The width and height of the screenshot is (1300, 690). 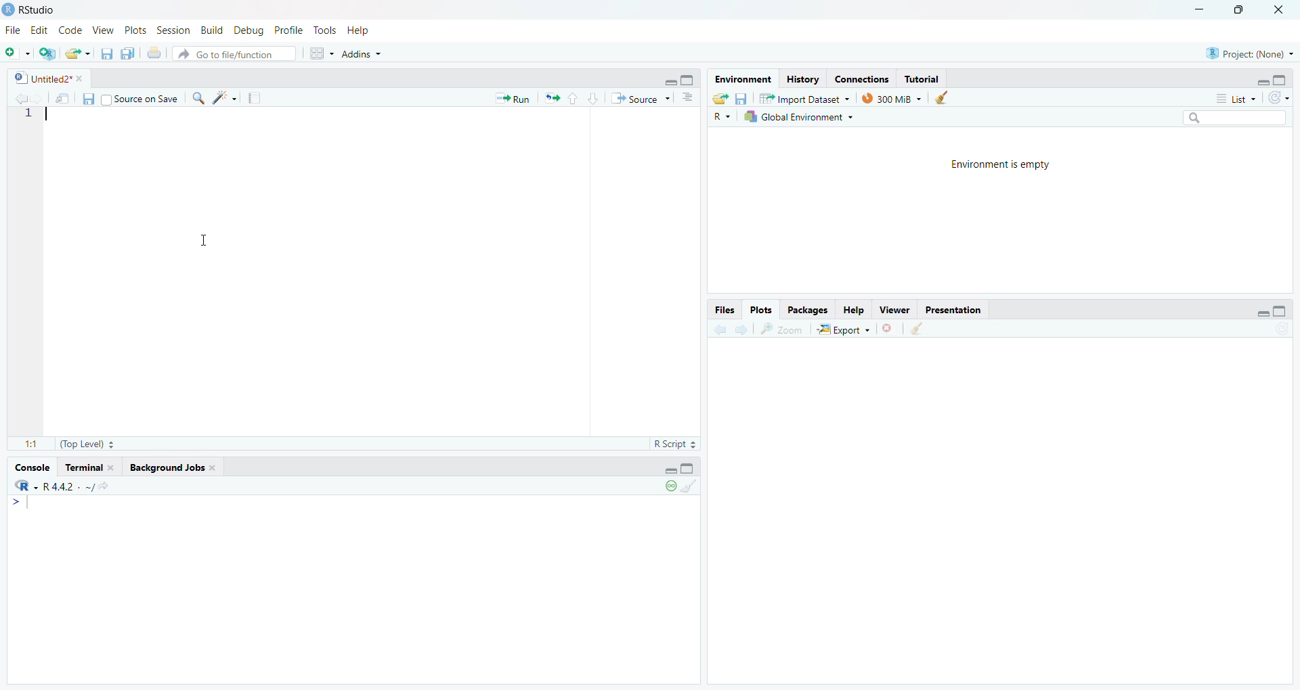 I want to click on console, so click(x=33, y=470).